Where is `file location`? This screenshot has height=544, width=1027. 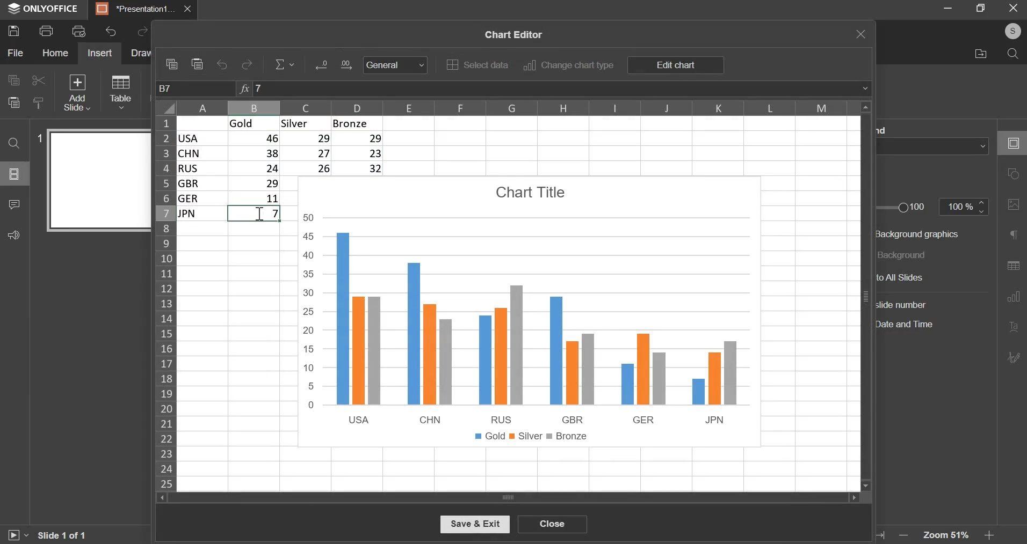 file location is located at coordinates (981, 53).